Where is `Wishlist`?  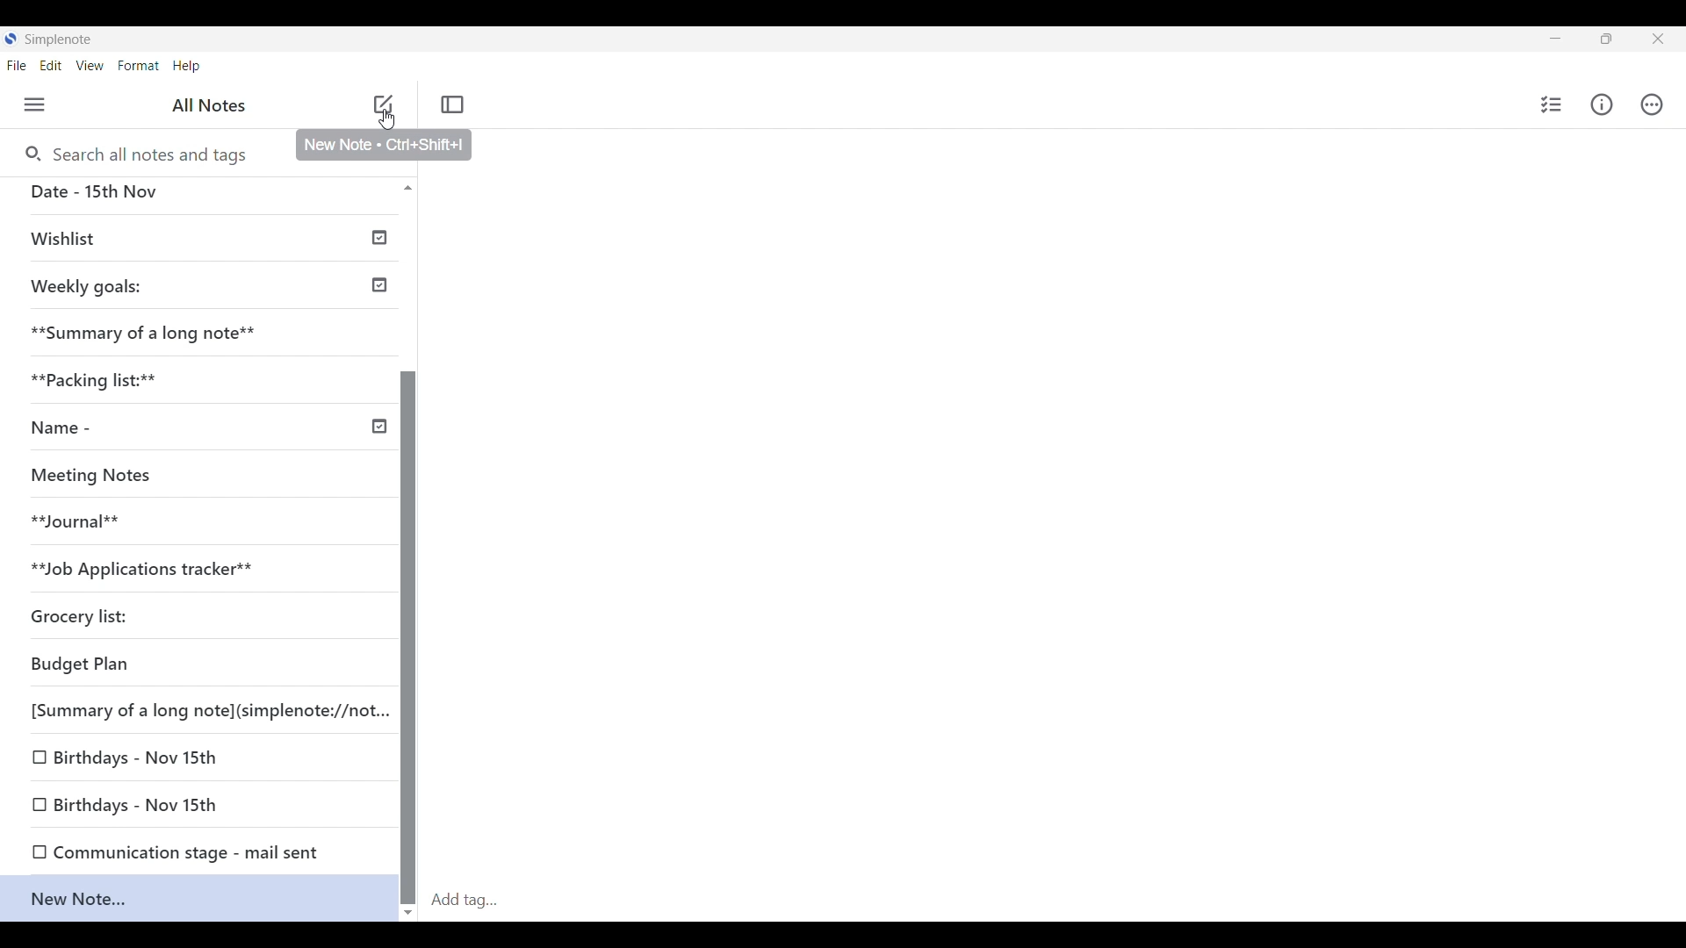 Wishlist is located at coordinates (64, 237).